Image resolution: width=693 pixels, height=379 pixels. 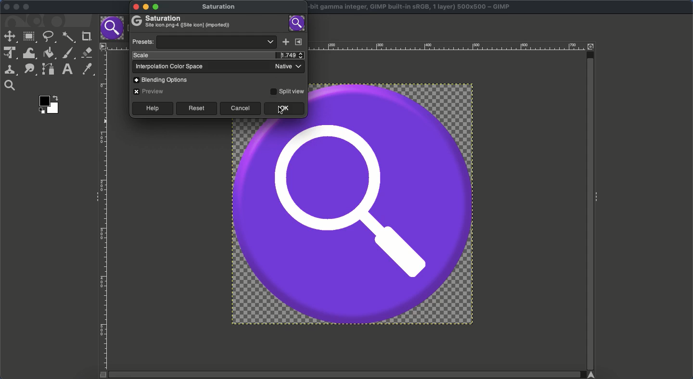 What do you see at coordinates (9, 85) in the screenshot?
I see `Maginfy` at bounding box center [9, 85].